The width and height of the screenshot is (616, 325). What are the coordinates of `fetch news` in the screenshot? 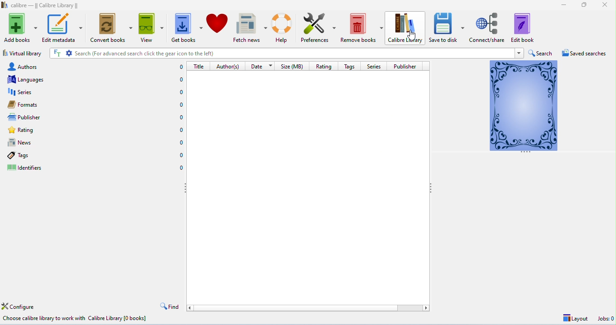 It's located at (250, 27).